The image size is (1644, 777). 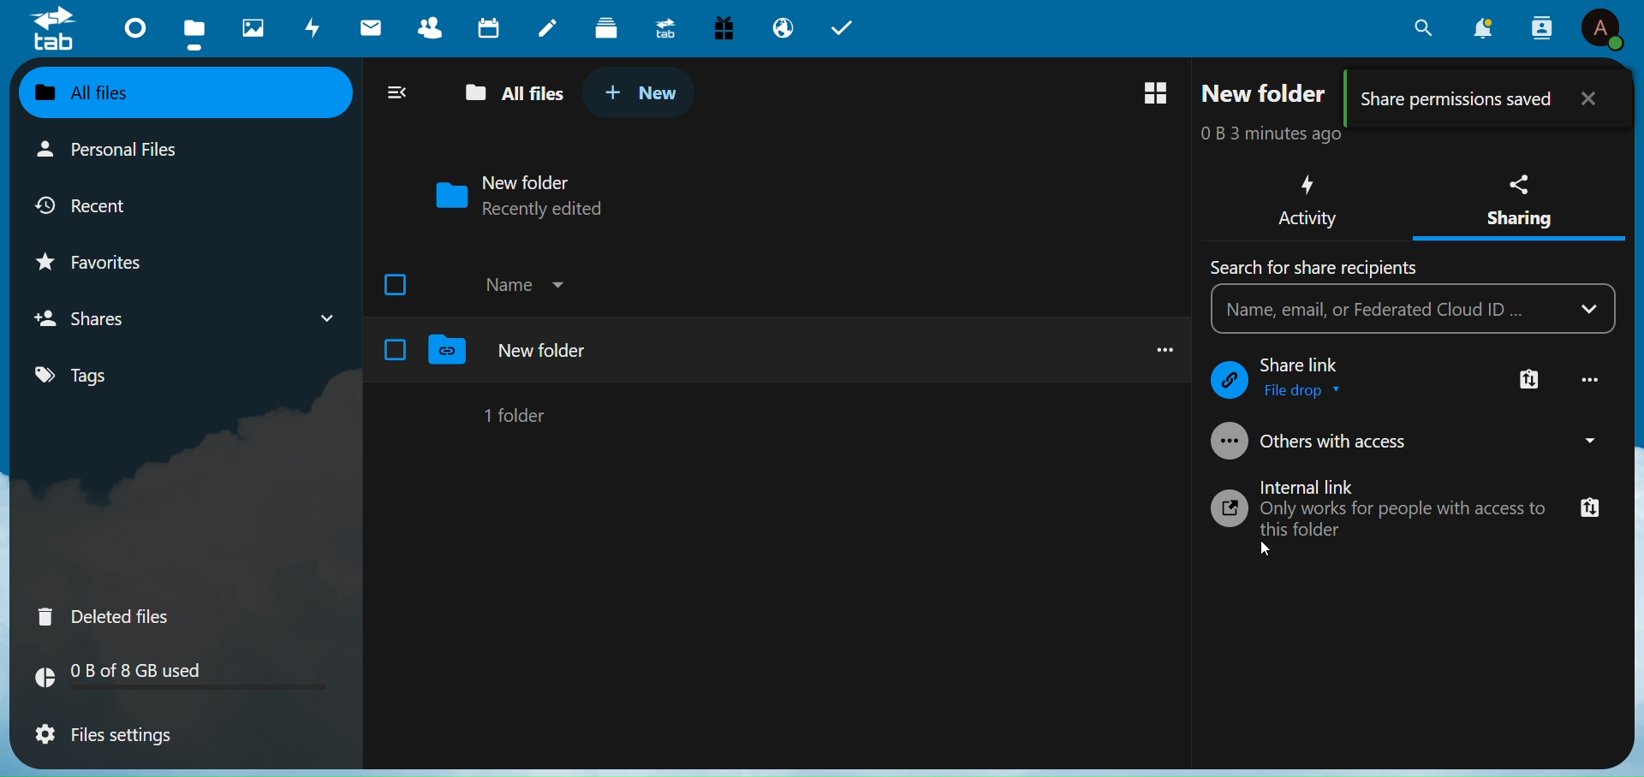 I want to click on Calendar, so click(x=490, y=27).